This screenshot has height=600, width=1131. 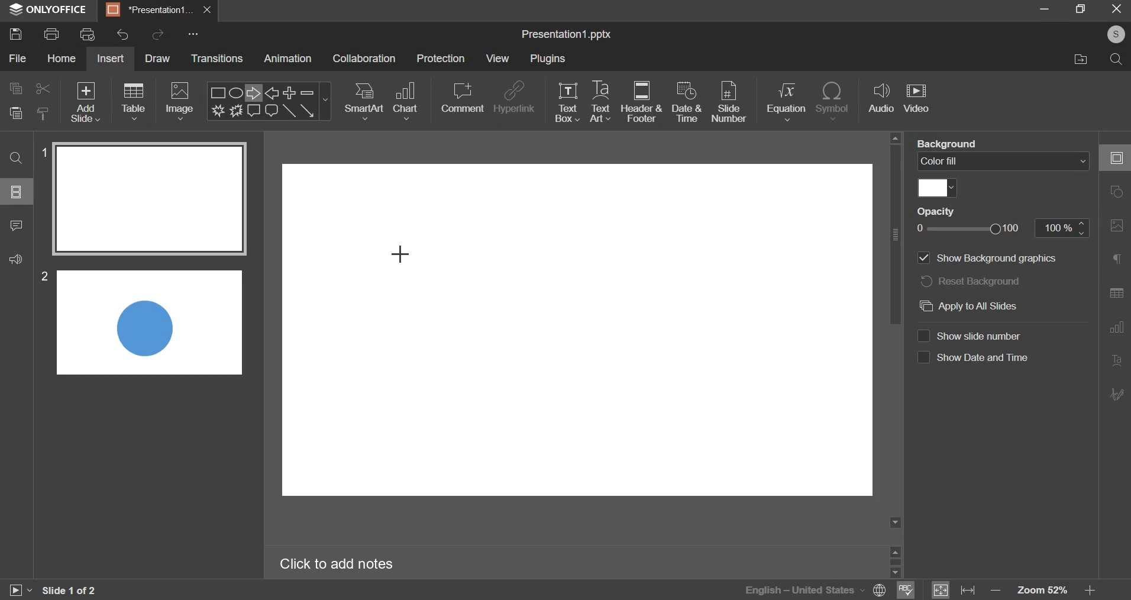 What do you see at coordinates (974, 282) in the screenshot?
I see `reset background` at bounding box center [974, 282].